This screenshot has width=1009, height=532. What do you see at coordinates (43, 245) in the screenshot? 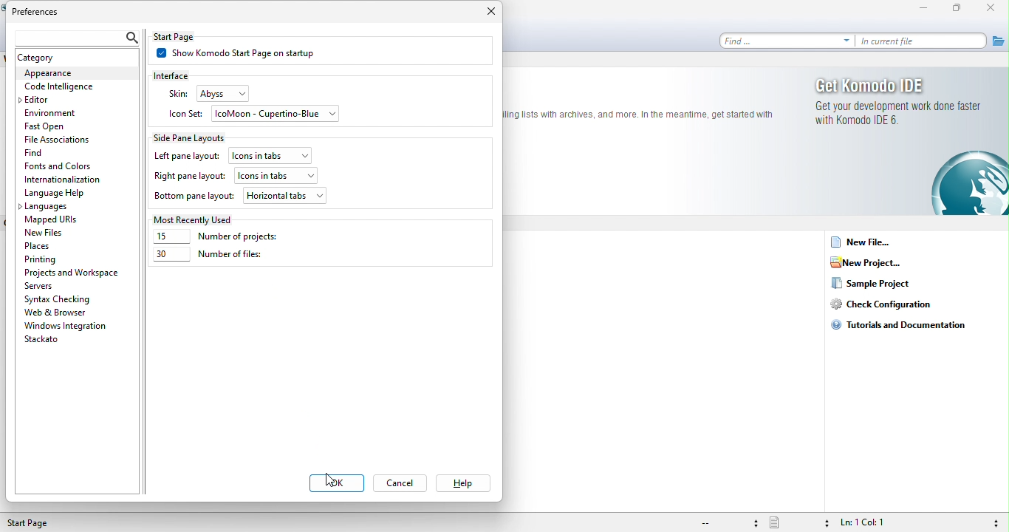
I see `places` at bounding box center [43, 245].